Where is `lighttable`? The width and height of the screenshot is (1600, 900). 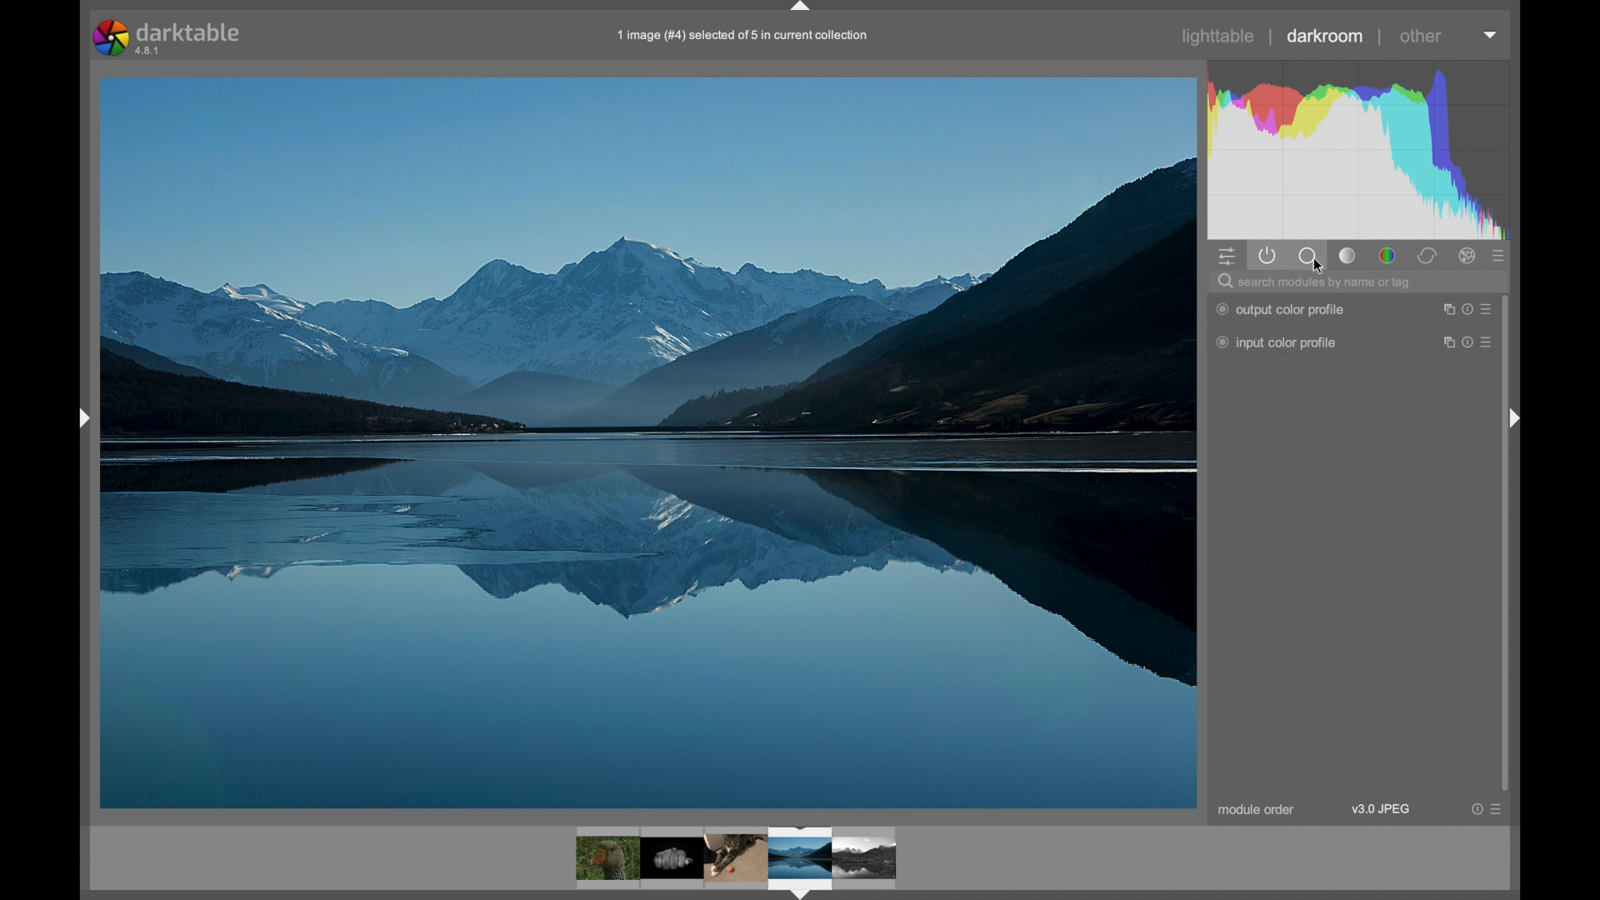 lighttable is located at coordinates (1218, 37).